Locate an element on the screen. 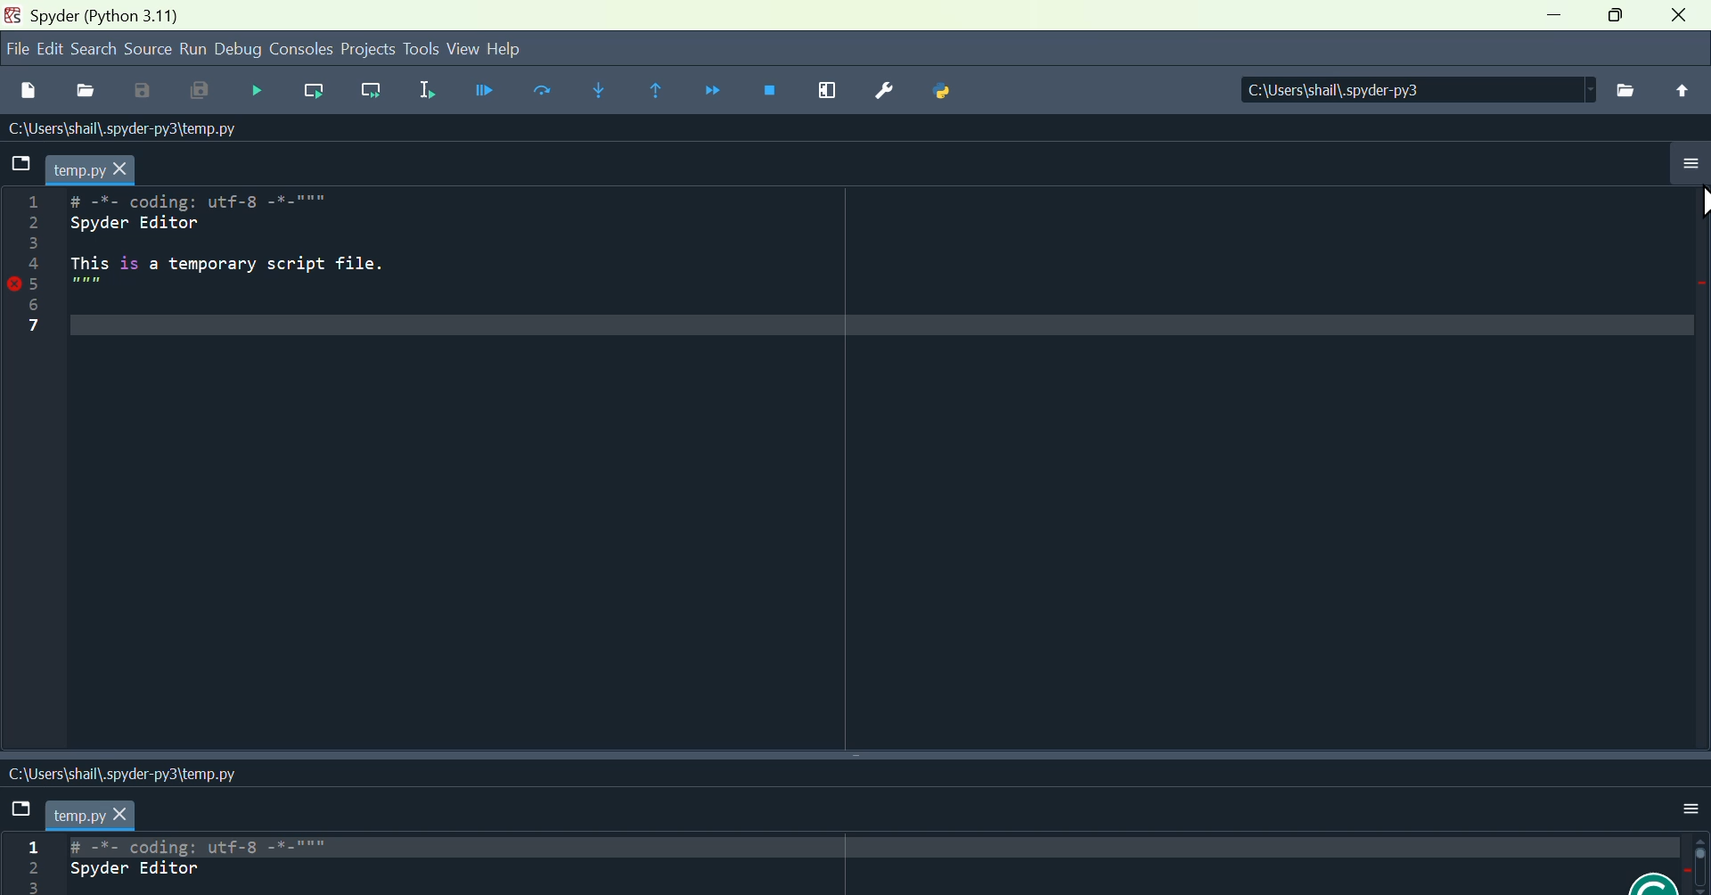  Settings is located at coordinates (884, 93).